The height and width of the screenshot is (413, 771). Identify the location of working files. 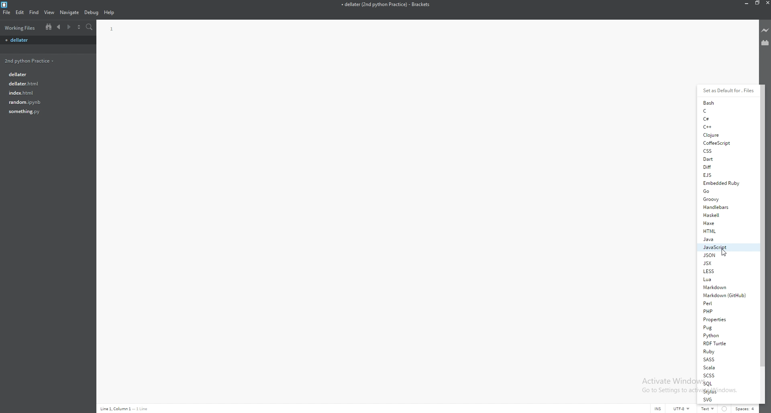
(20, 28).